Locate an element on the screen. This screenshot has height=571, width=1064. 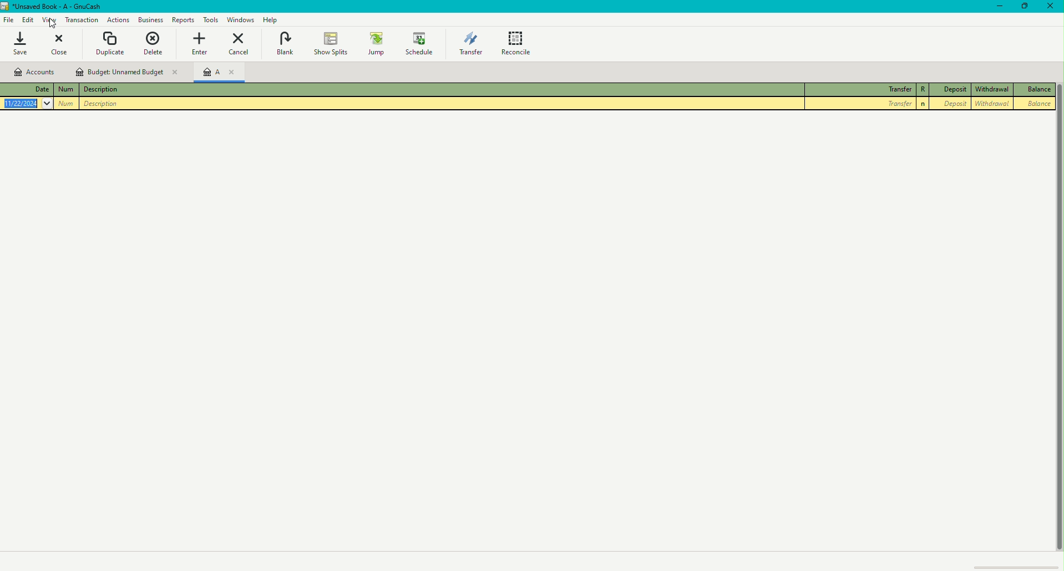
Withdrawal is located at coordinates (994, 89).